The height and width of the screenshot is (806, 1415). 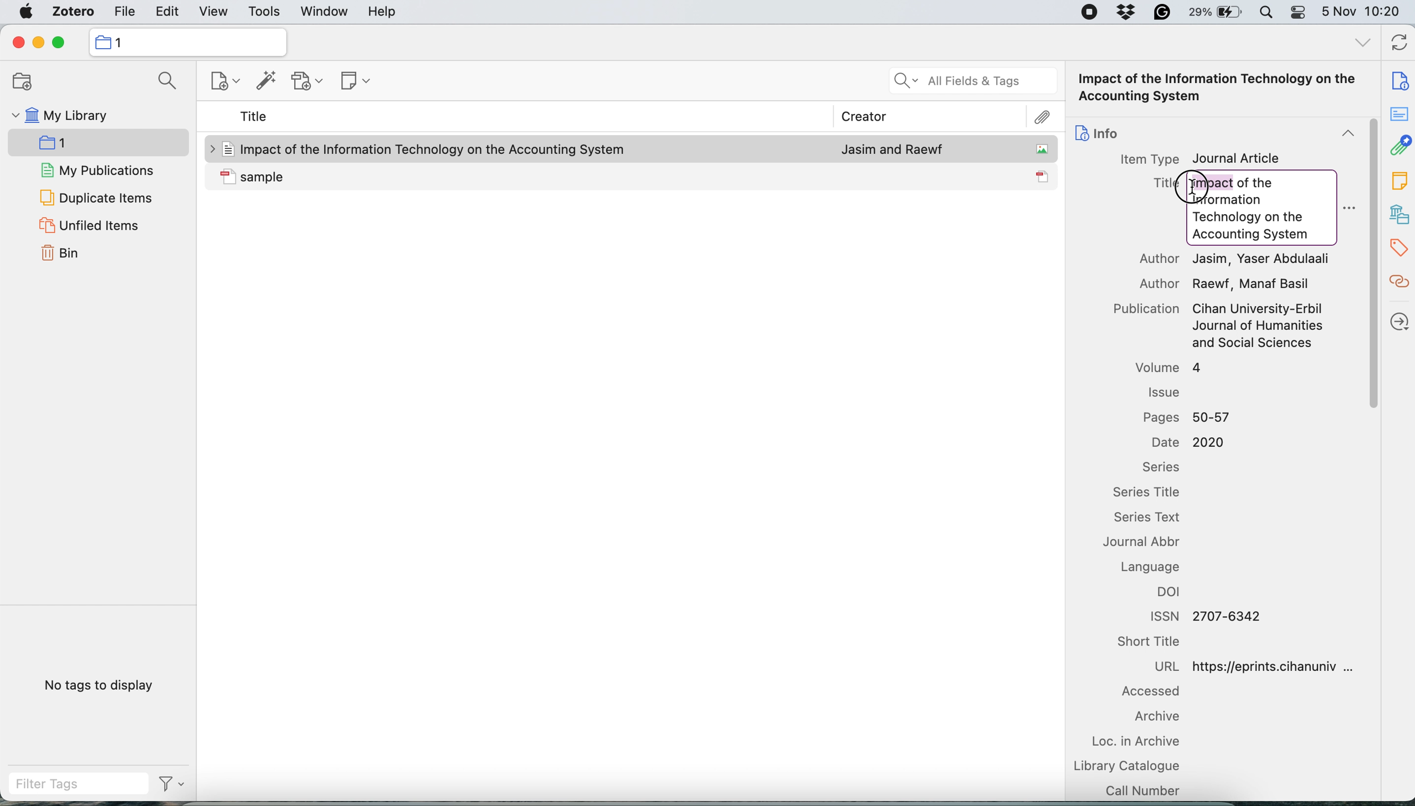 I want to click on Author Jasim, Yaser Abdulaali, so click(x=1236, y=260).